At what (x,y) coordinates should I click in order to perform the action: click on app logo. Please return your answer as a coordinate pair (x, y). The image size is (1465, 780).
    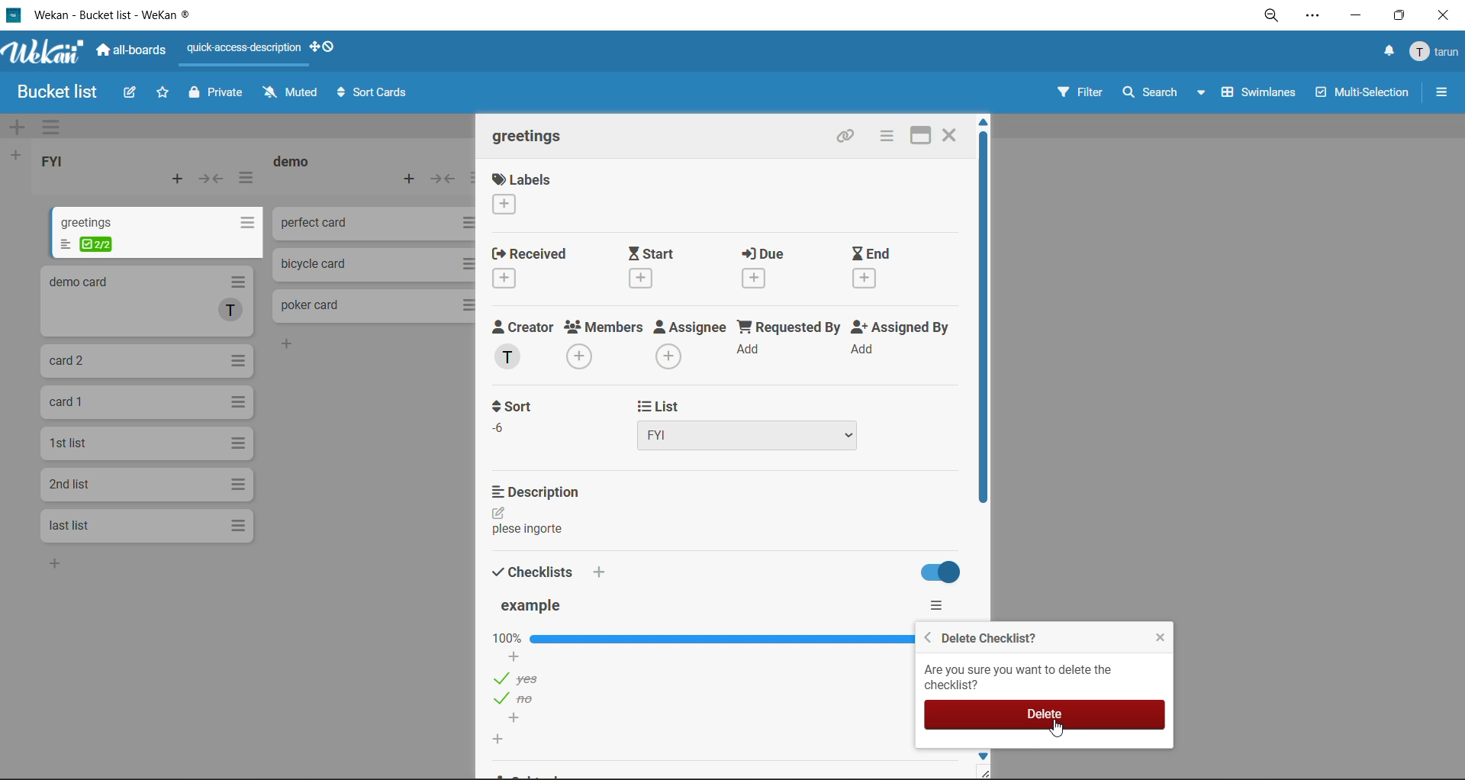
    Looking at the image, I should click on (46, 55).